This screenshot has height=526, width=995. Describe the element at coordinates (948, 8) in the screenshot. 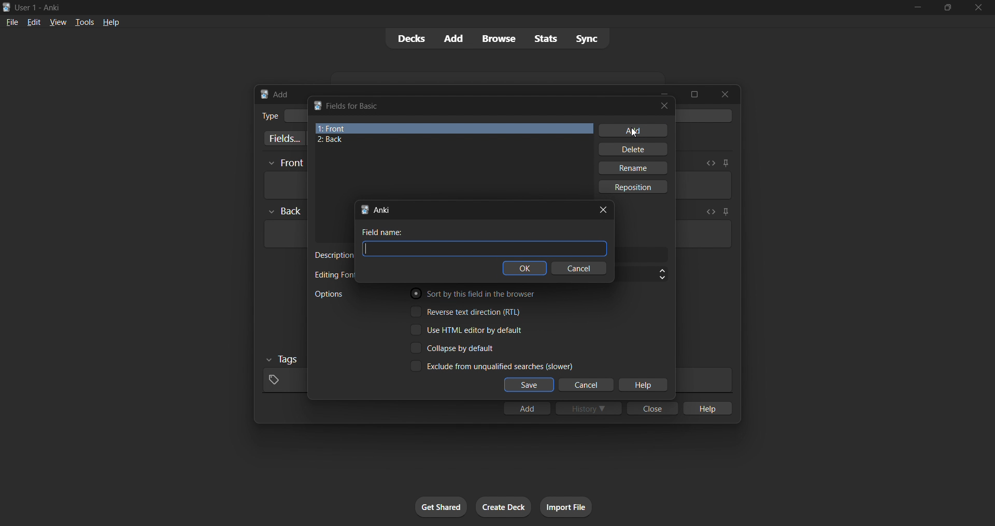

I see `maximize/restore` at that location.